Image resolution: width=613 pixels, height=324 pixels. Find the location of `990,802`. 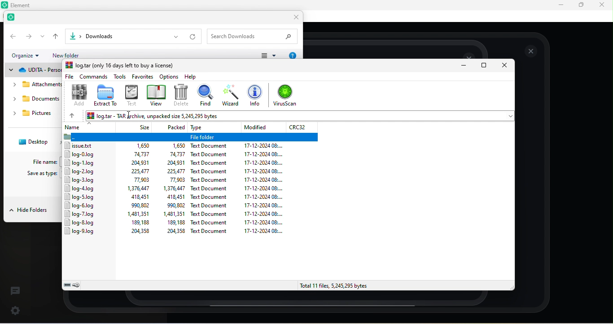

990,802 is located at coordinates (175, 205).